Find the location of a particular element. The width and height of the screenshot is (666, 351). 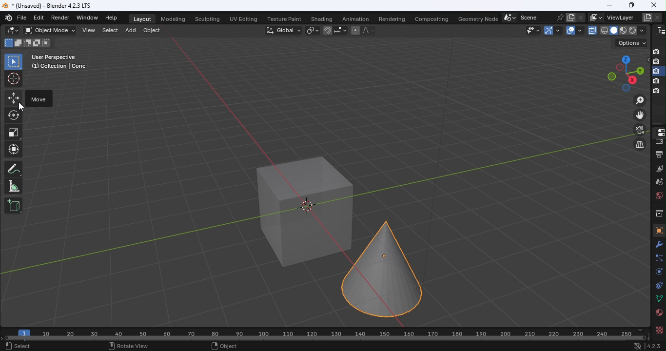

Physics is located at coordinates (658, 271).